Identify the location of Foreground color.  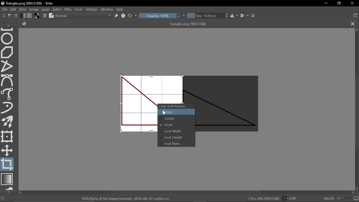
(37, 15).